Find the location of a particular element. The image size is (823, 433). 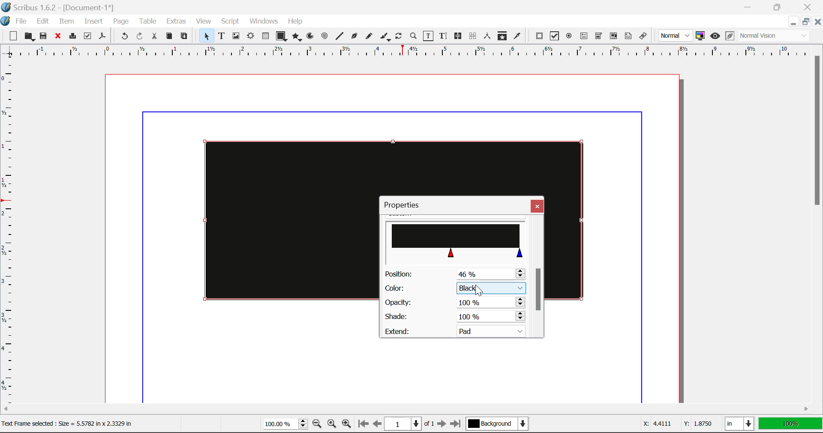

Link Frames is located at coordinates (460, 36).